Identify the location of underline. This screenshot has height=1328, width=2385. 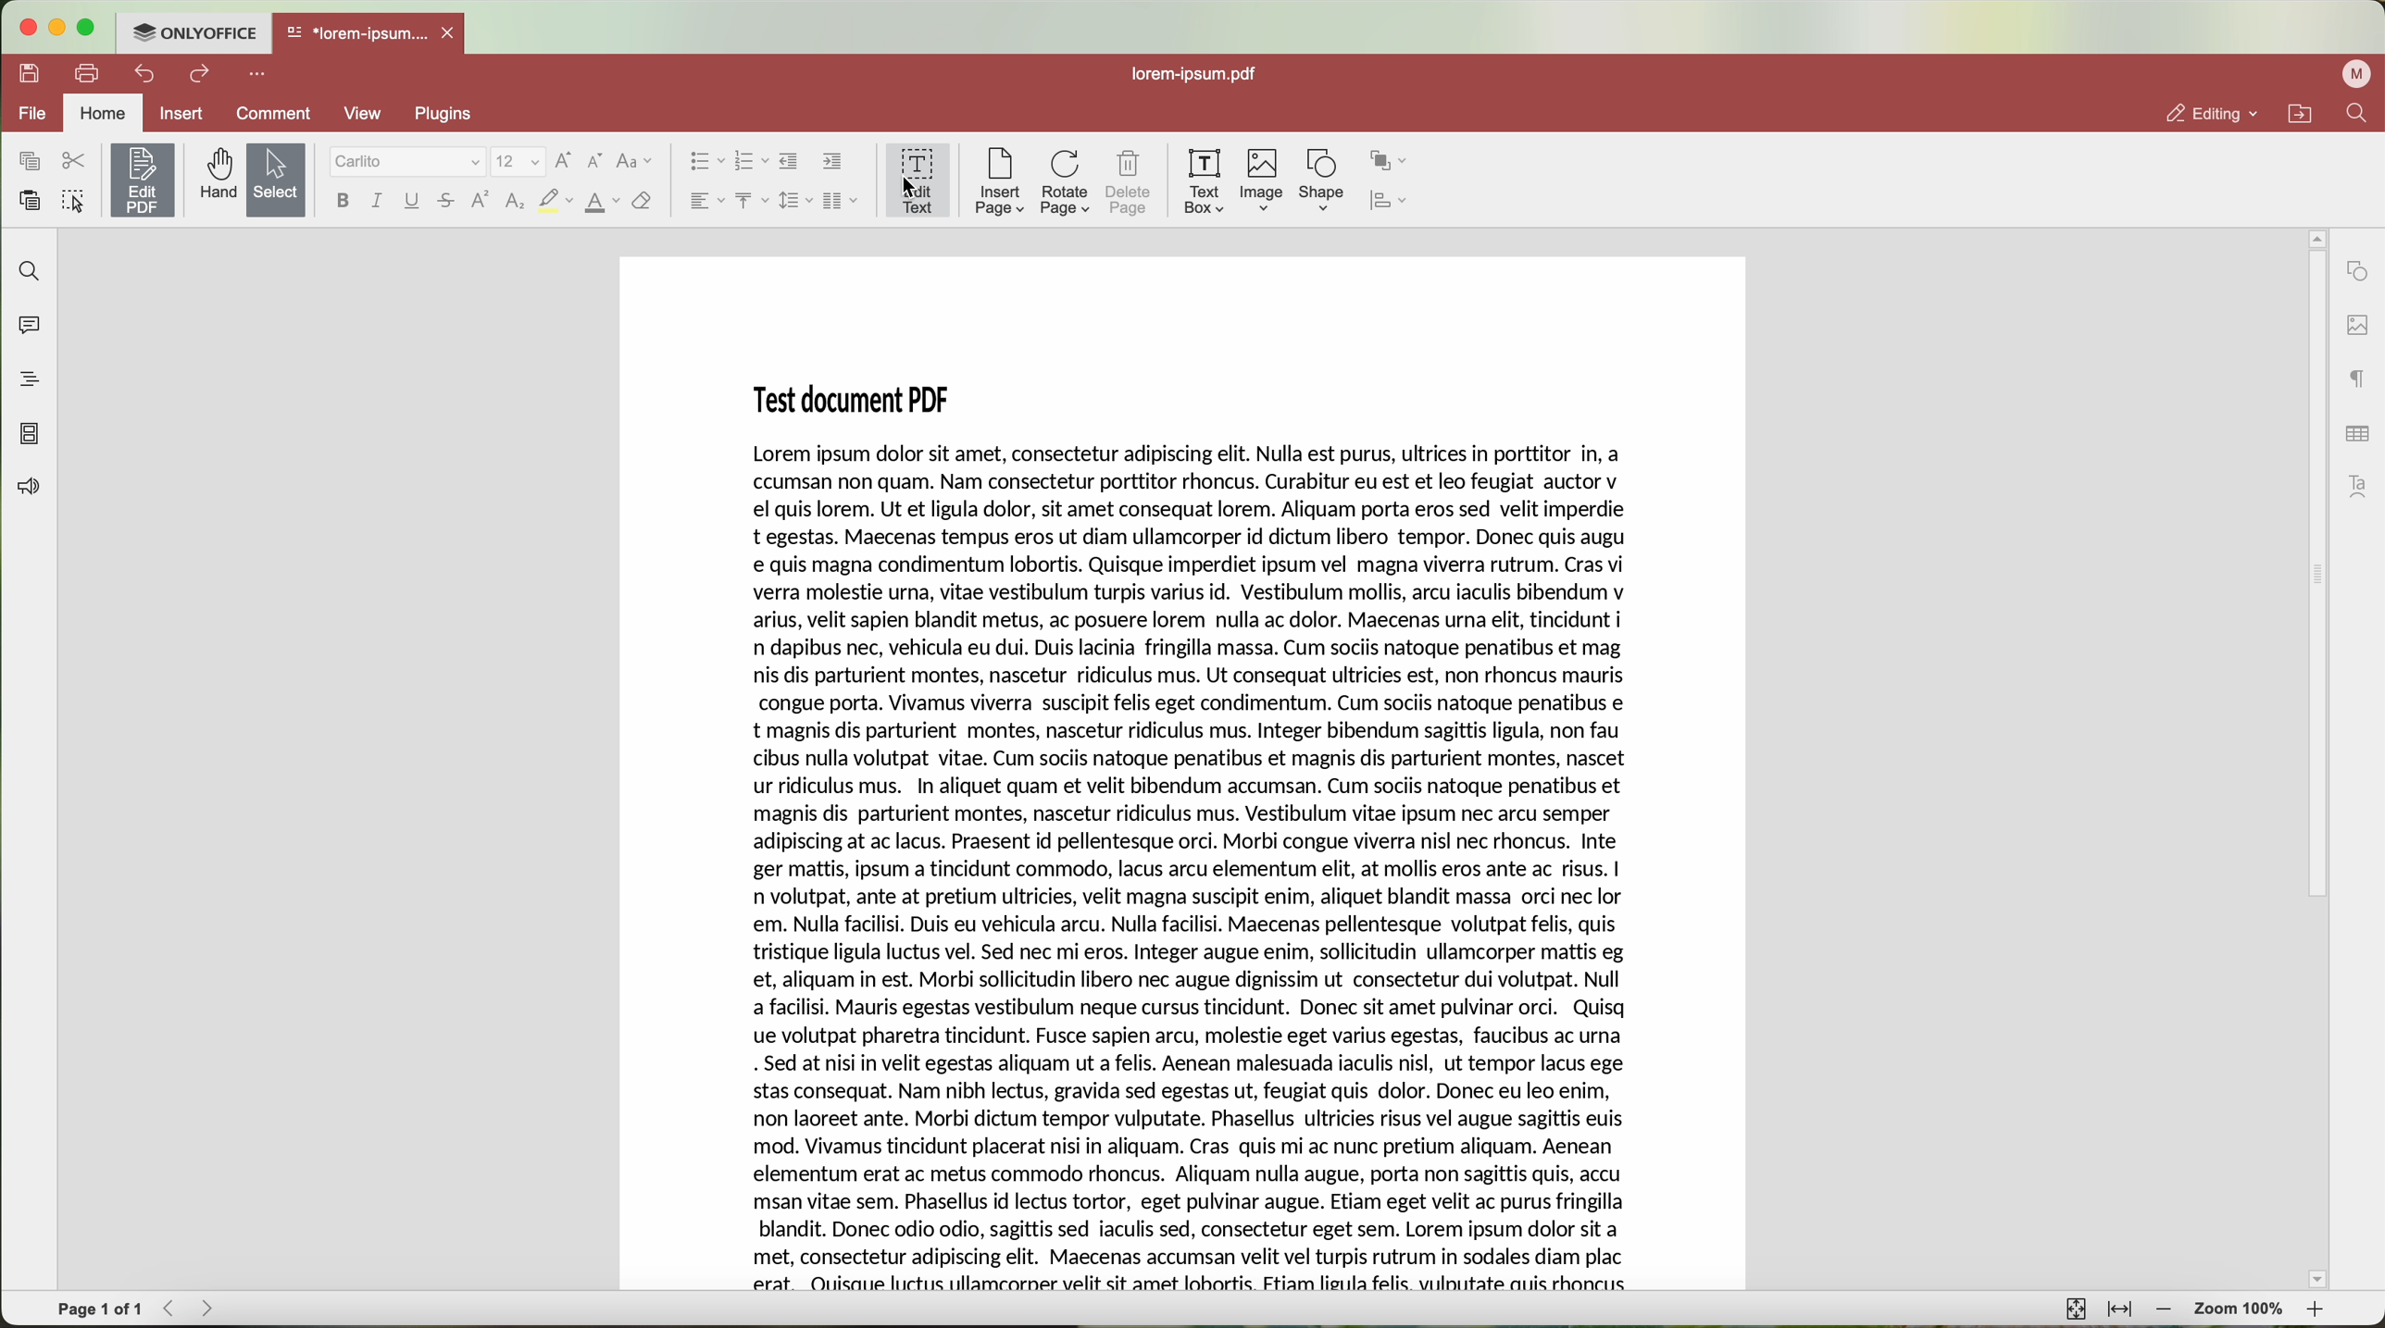
(415, 201).